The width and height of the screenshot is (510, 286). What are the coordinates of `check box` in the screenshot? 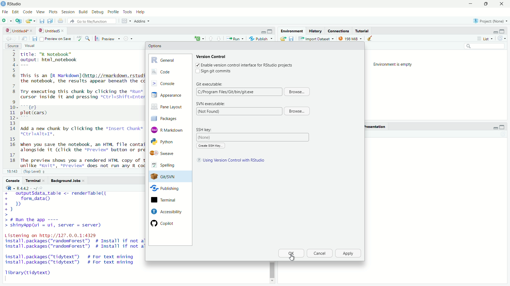 It's located at (196, 71).